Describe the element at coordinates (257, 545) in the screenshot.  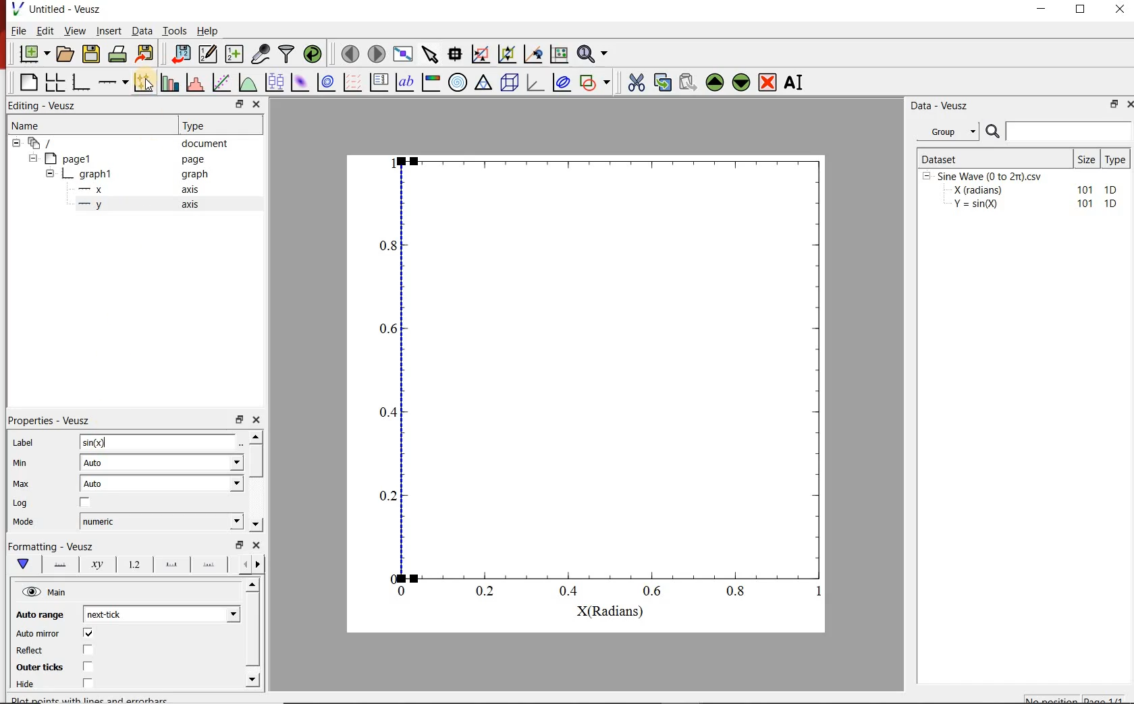
I see `Close` at that location.